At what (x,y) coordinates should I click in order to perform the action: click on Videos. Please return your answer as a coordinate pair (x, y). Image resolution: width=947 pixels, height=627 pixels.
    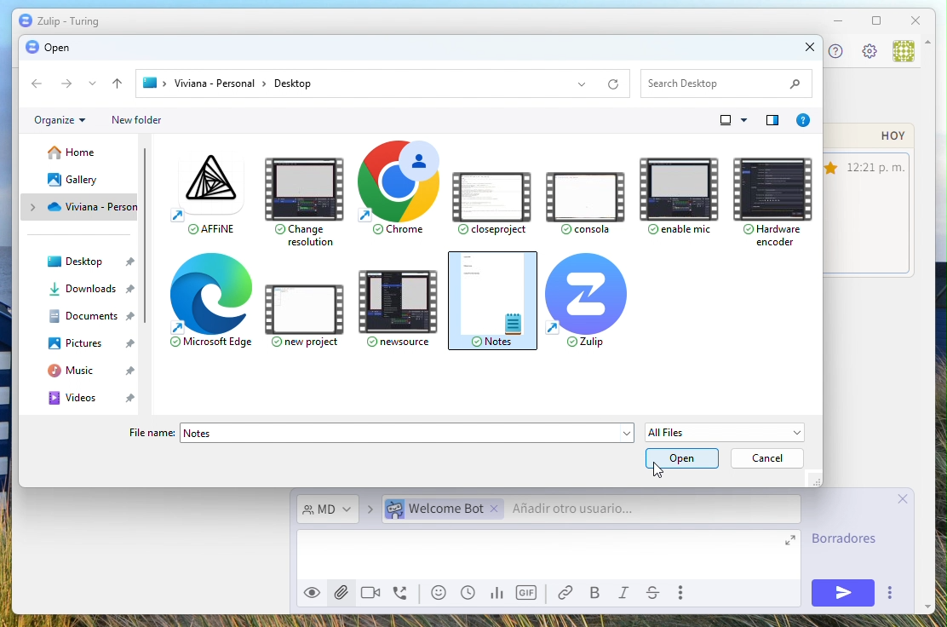
    Looking at the image, I should click on (95, 398).